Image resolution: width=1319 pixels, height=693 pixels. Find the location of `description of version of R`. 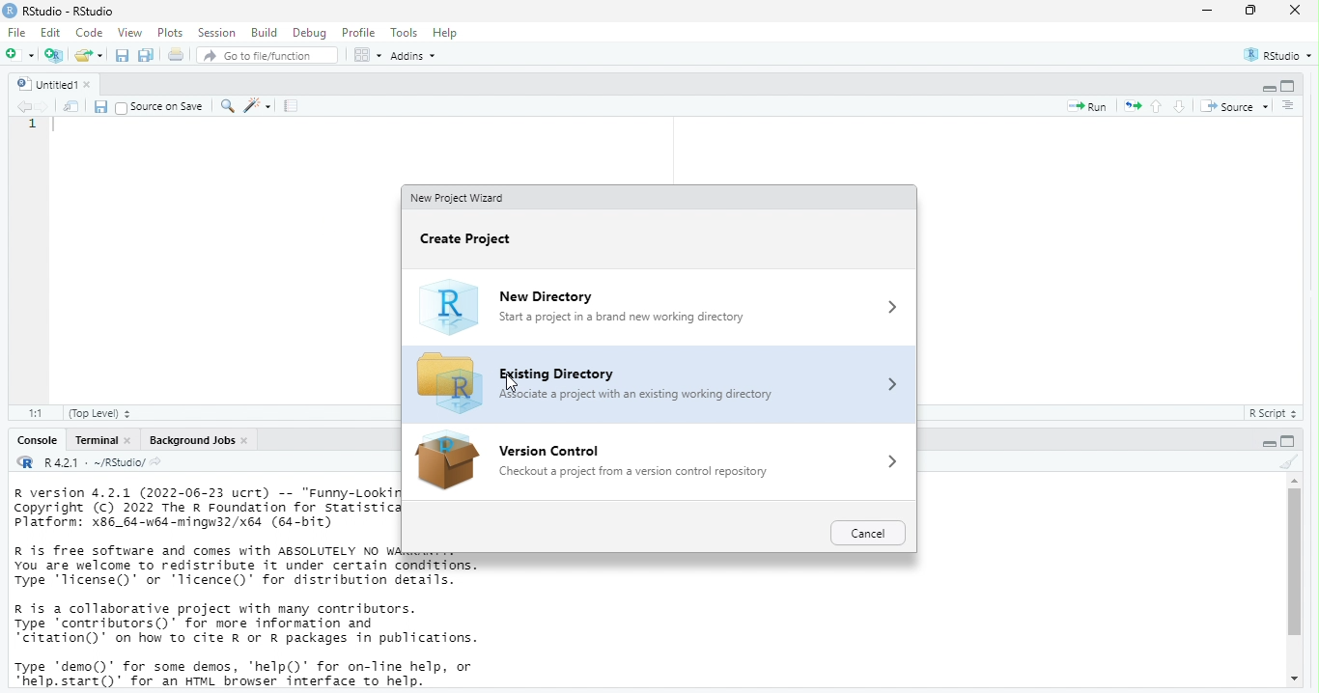

description of version of R is located at coordinates (200, 507).